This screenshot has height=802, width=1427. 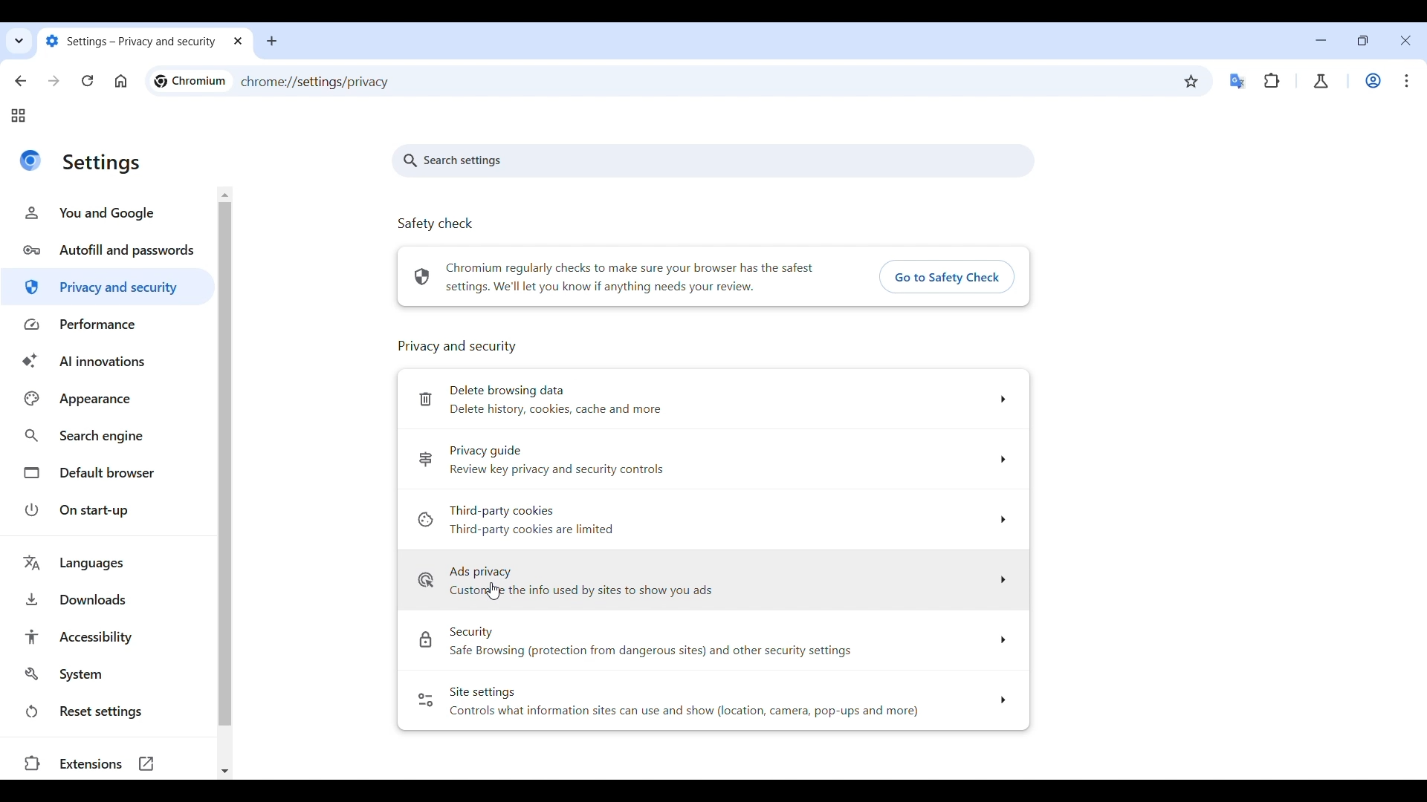 What do you see at coordinates (271, 41) in the screenshot?
I see `Add new tab` at bounding box center [271, 41].